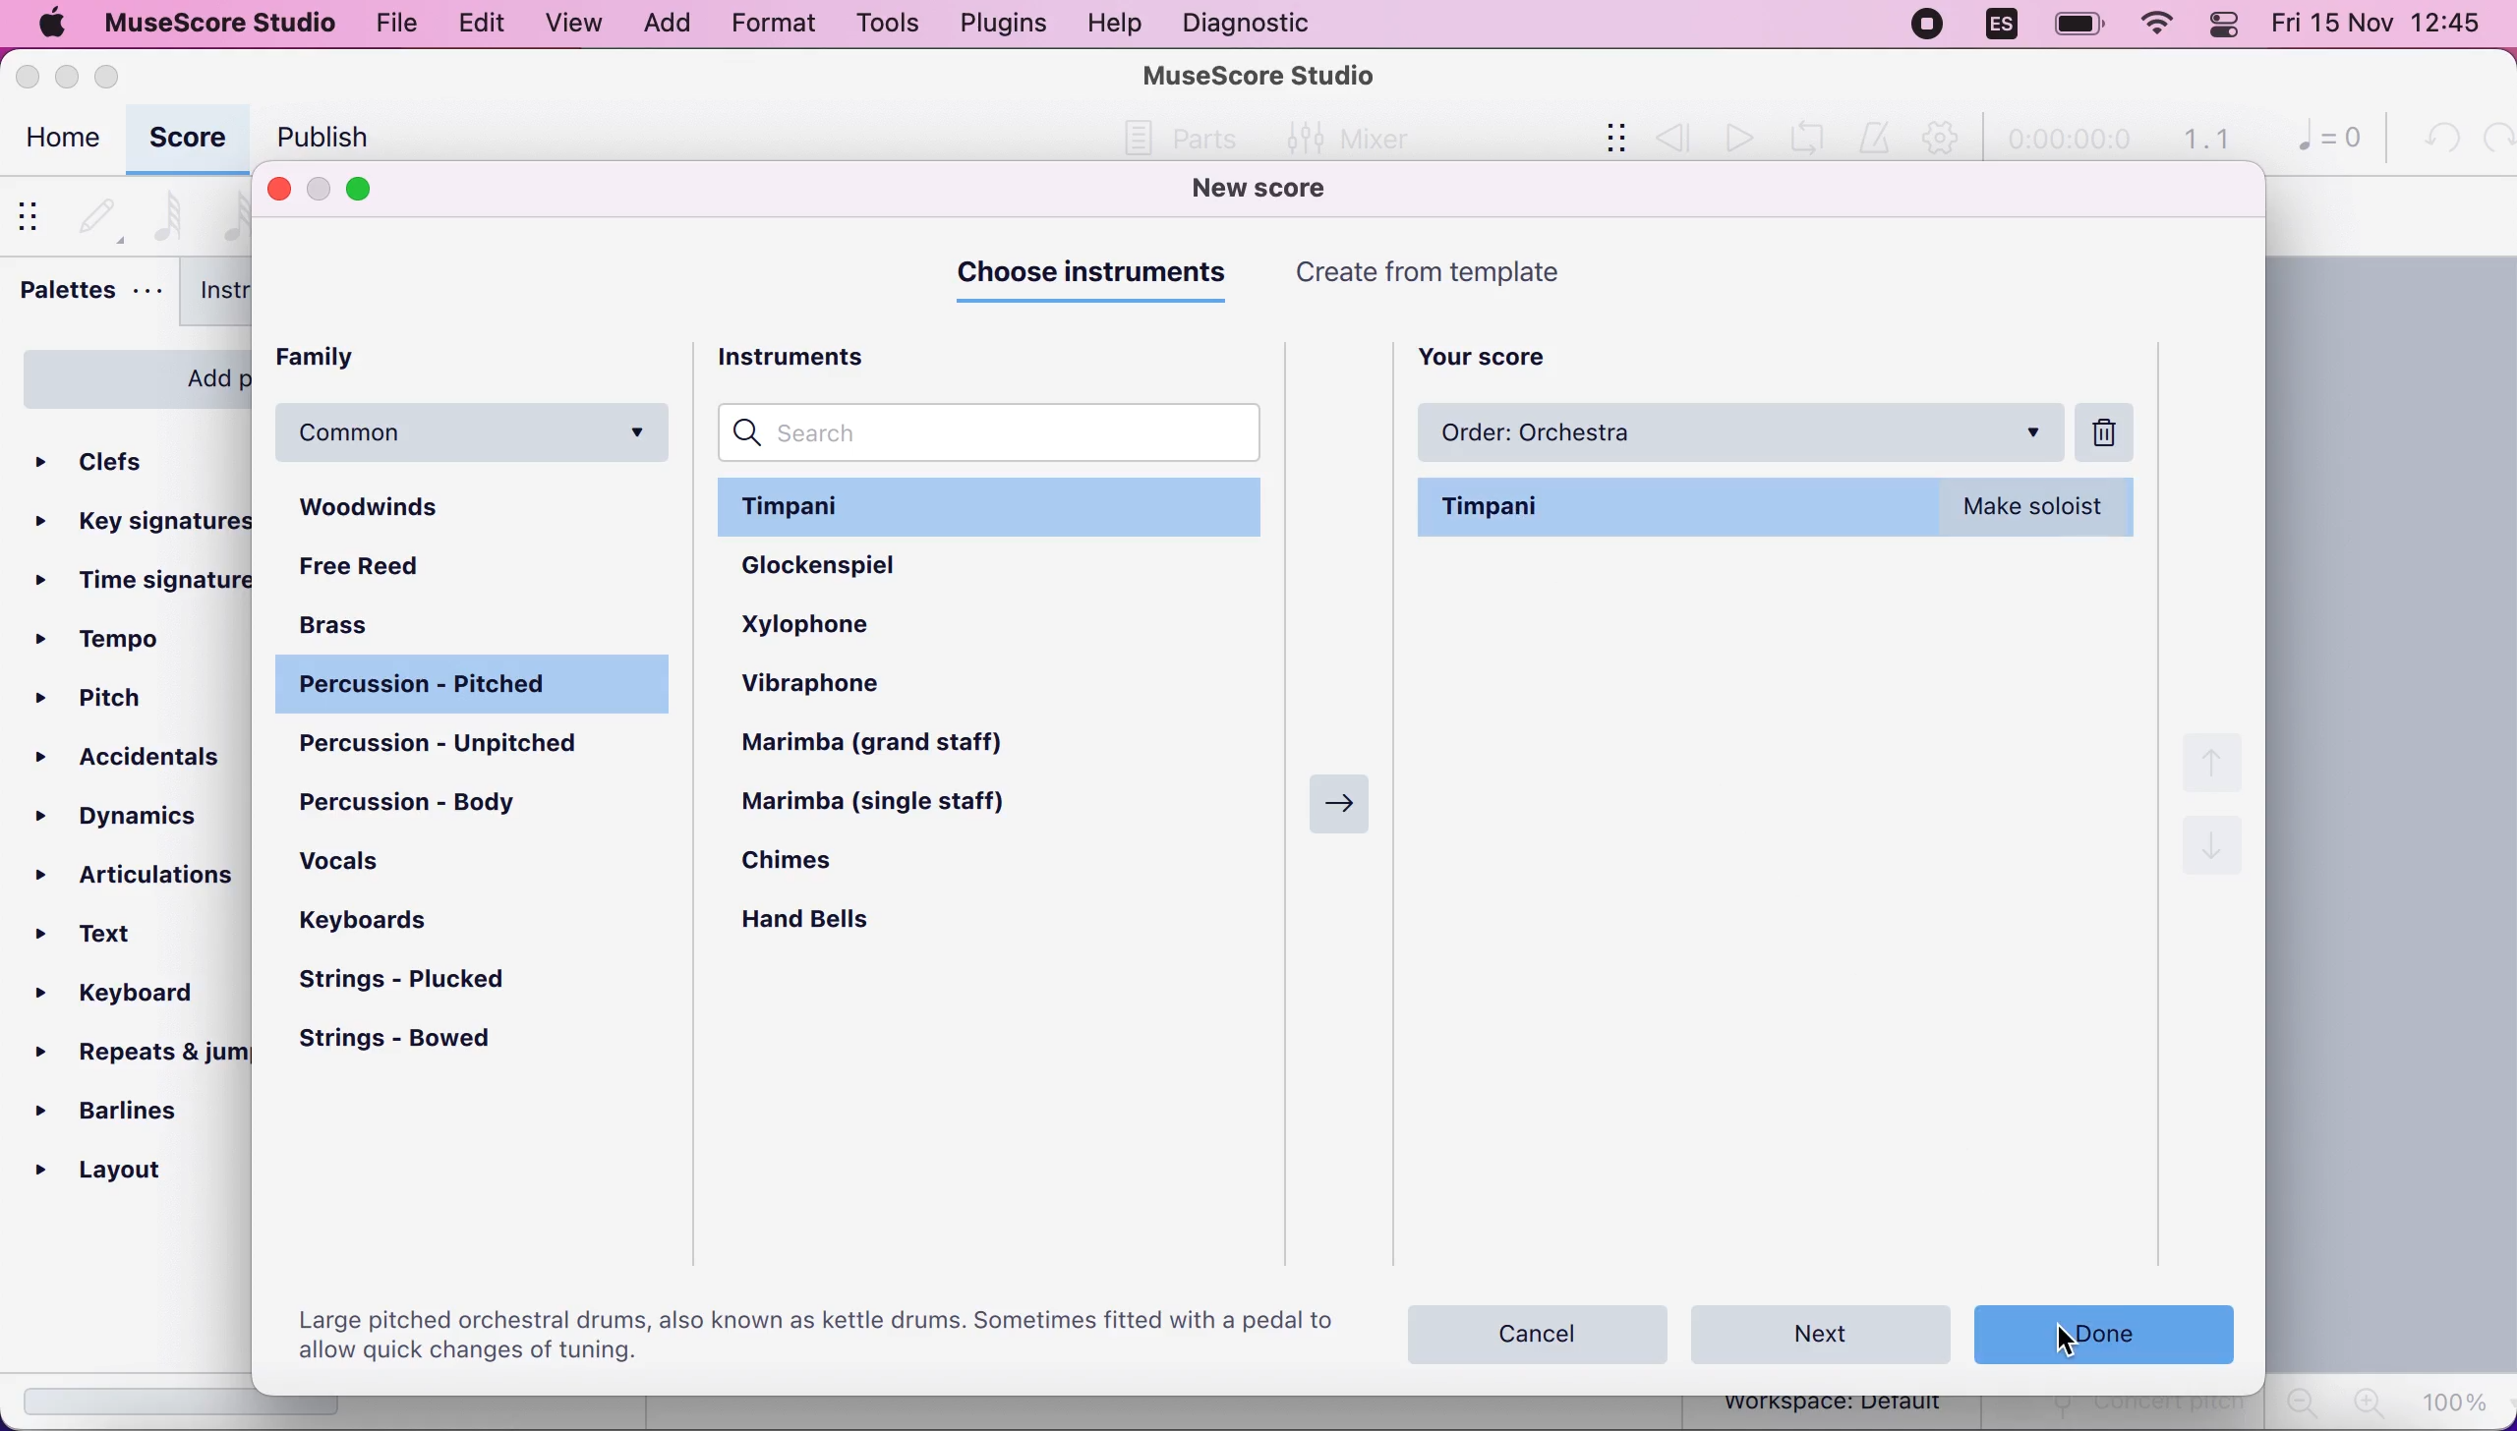 This screenshot has height=1431, width=2517. Describe the element at coordinates (145, 517) in the screenshot. I see `key signatures` at that location.